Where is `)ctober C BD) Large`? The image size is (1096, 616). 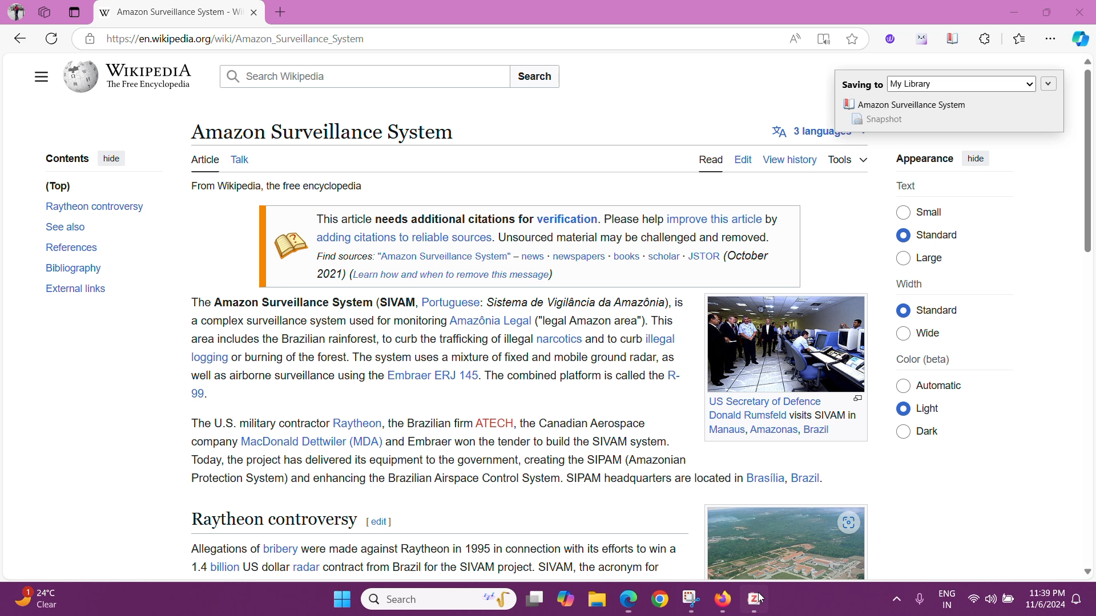 )ctober C BD) Large is located at coordinates (937, 258).